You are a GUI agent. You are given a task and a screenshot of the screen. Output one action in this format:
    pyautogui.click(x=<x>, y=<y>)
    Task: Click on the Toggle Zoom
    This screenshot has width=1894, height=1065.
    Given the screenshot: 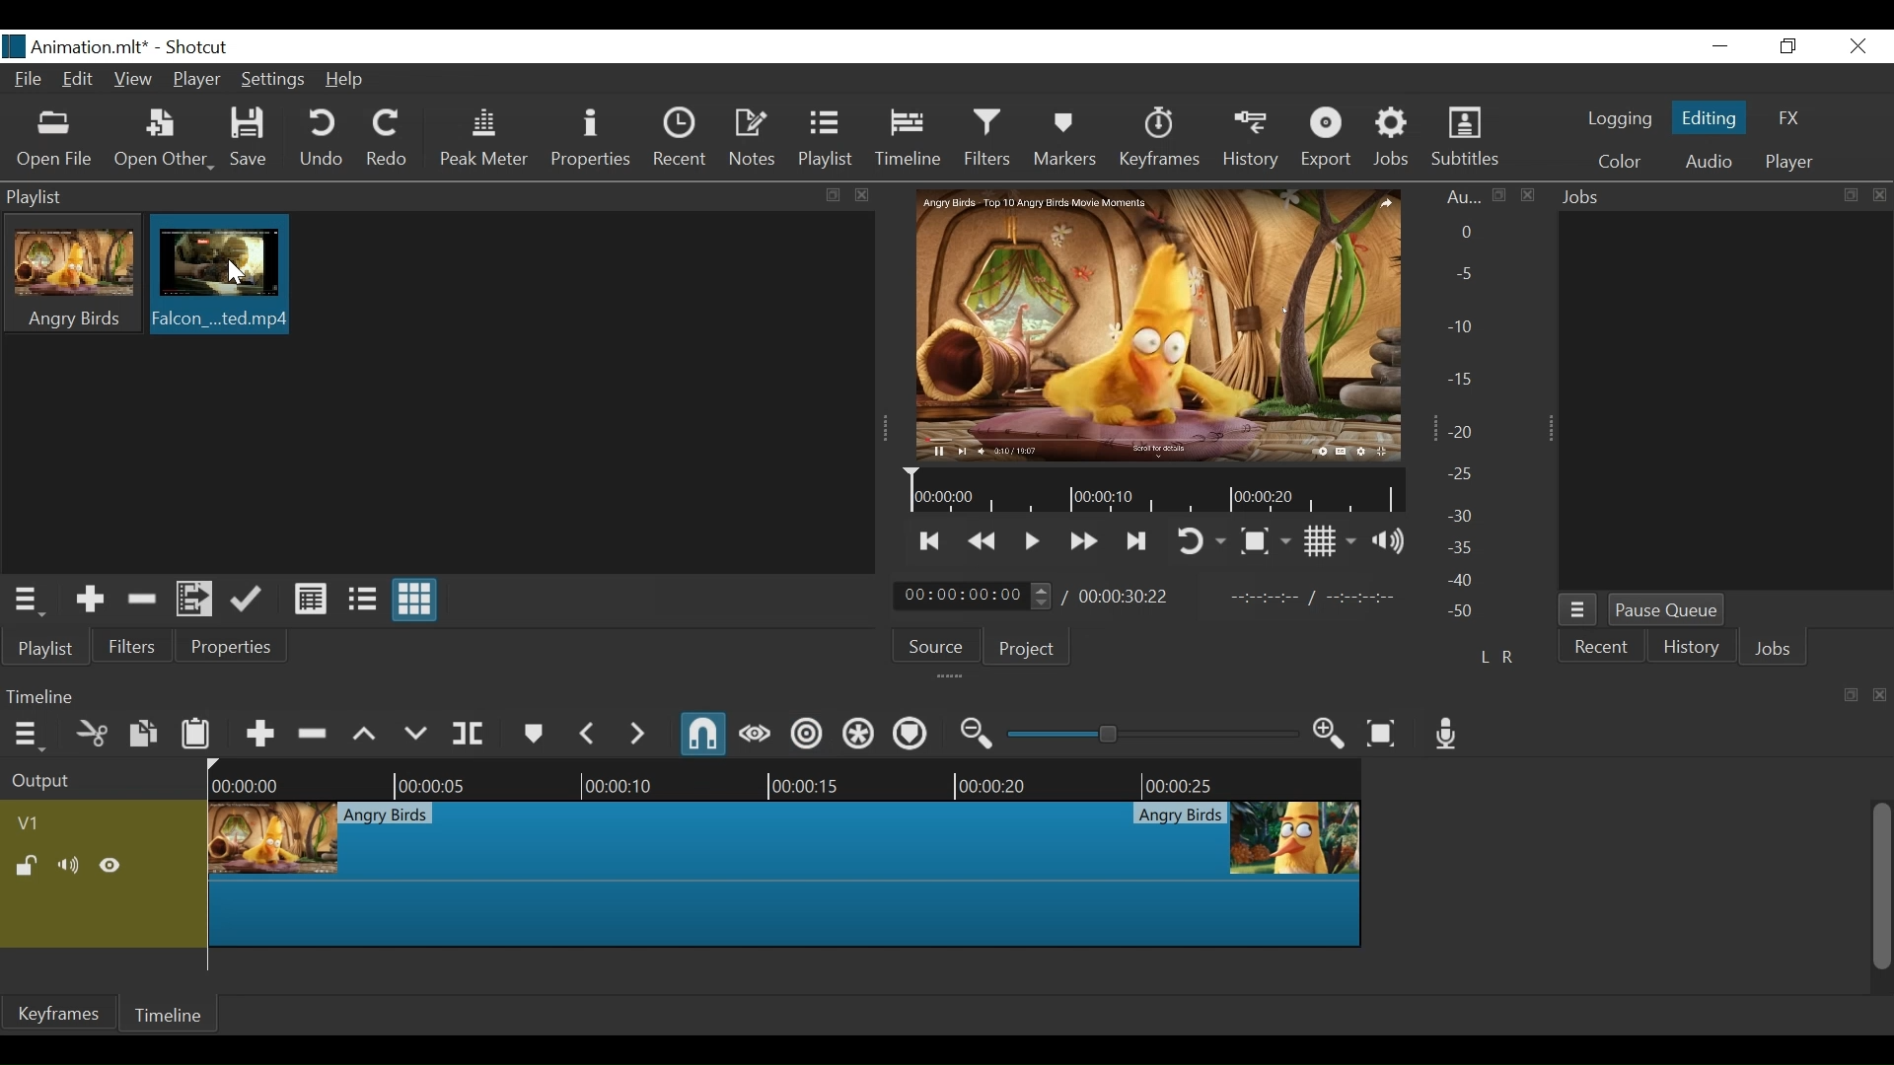 What is the action you would take?
    pyautogui.click(x=1266, y=540)
    